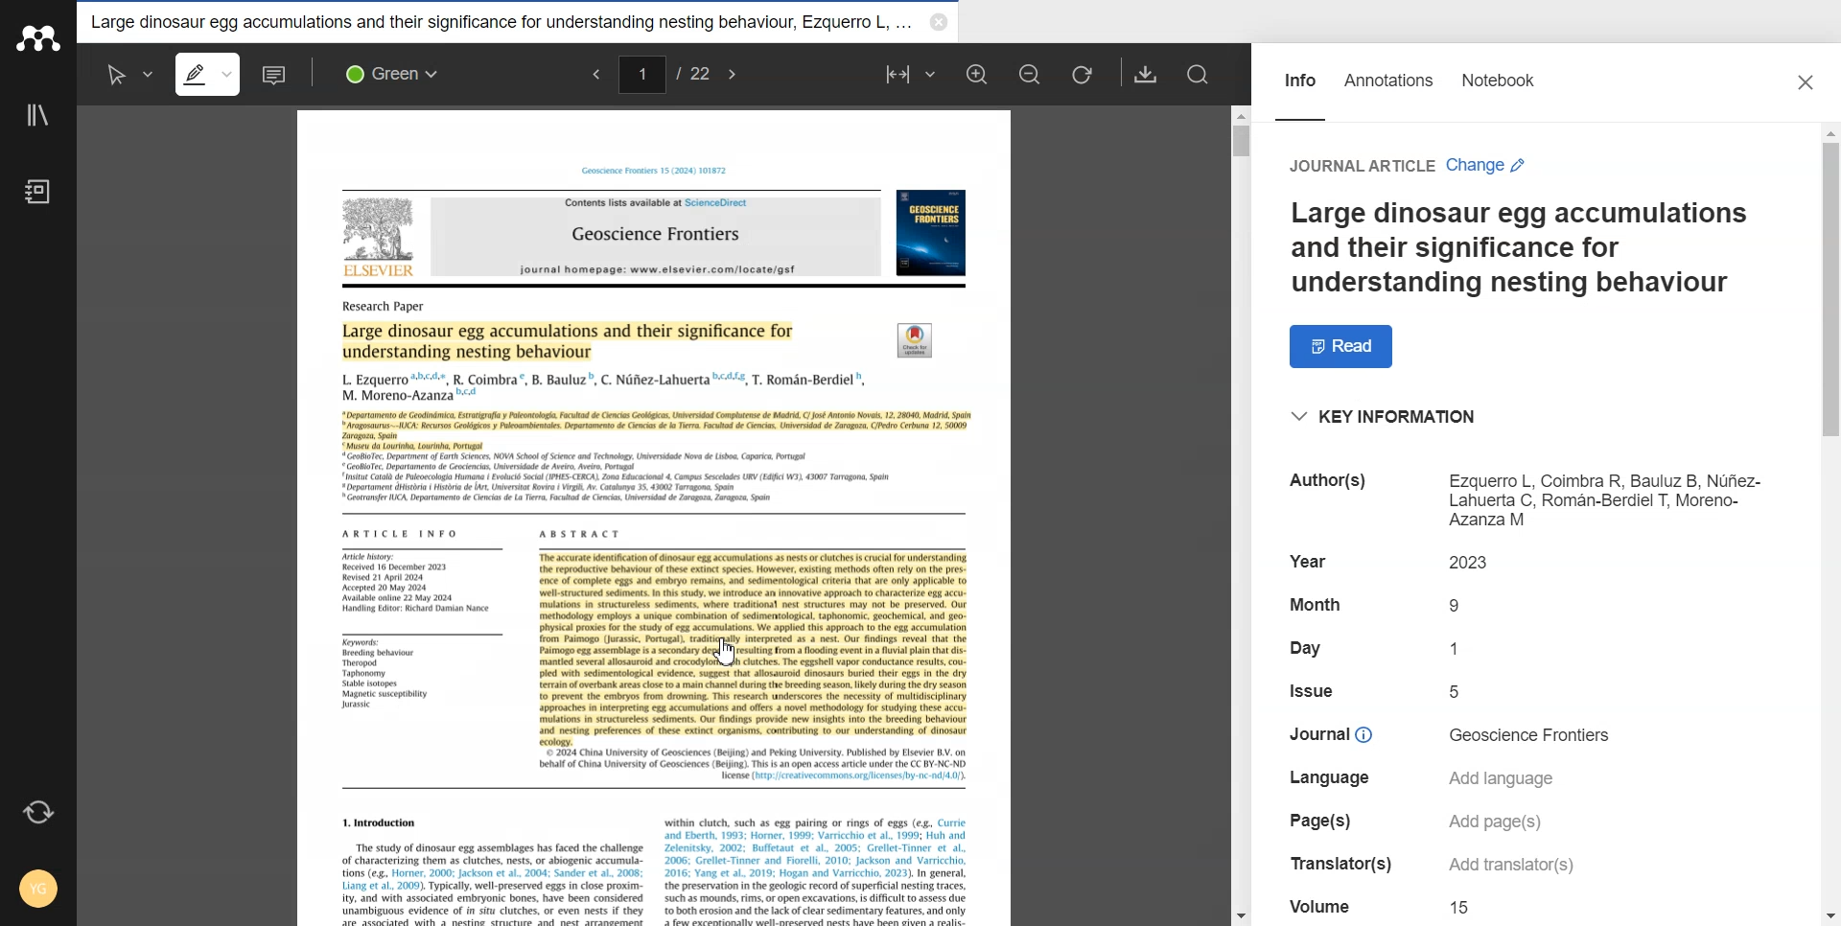 The width and height of the screenshot is (1841, 926). What do you see at coordinates (1476, 562) in the screenshot?
I see `text` at bounding box center [1476, 562].